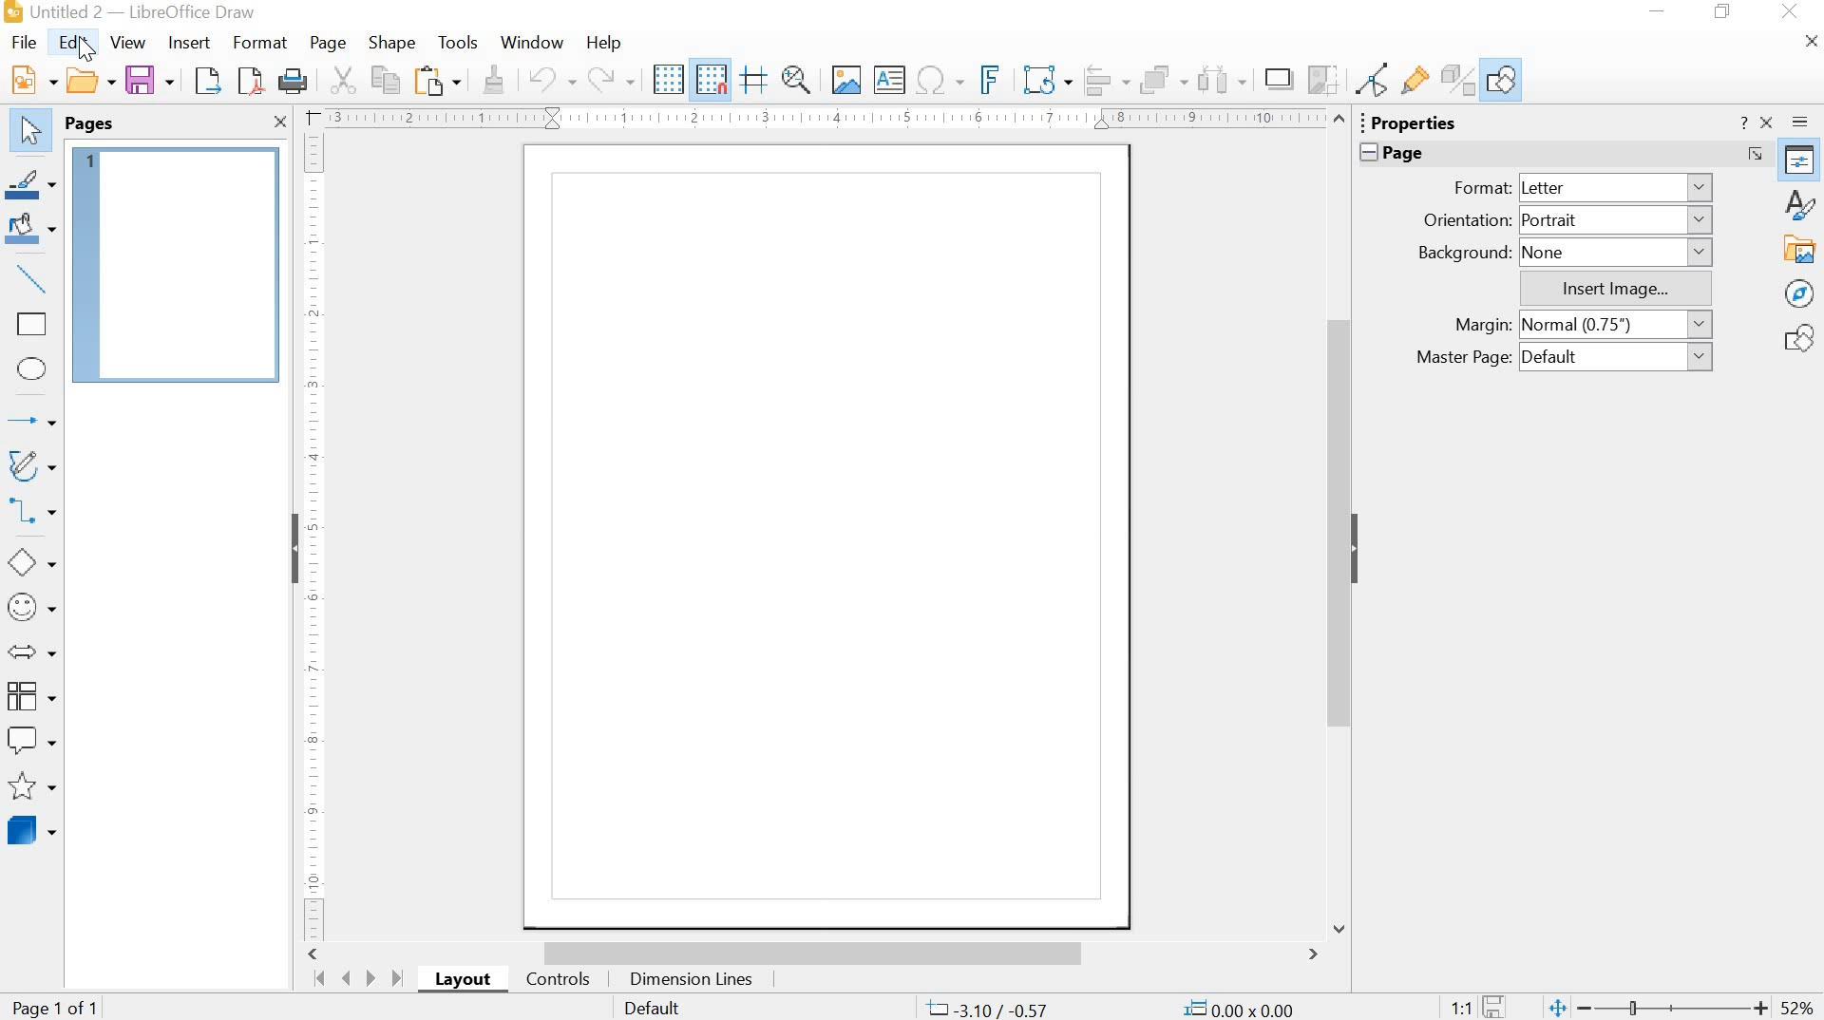 The height and width of the screenshot is (1020, 1824). Describe the element at coordinates (1800, 203) in the screenshot. I see `Styles` at that location.